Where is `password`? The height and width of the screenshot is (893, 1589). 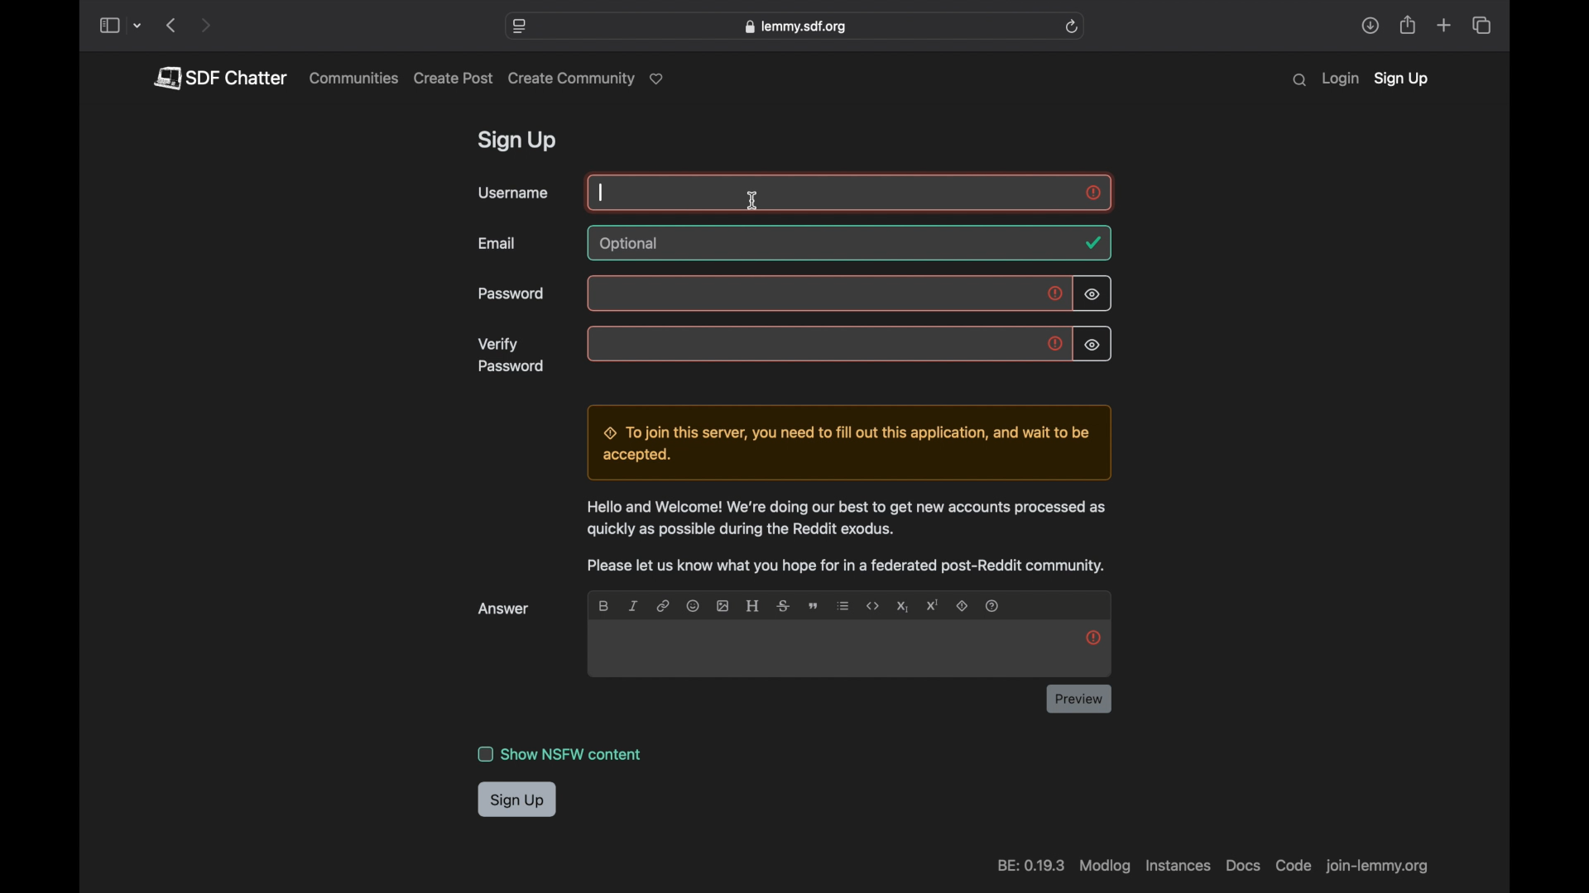 password is located at coordinates (512, 294).